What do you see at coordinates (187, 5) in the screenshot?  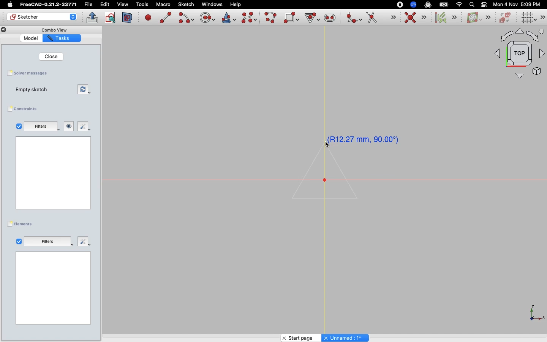 I see `Sketch` at bounding box center [187, 5].